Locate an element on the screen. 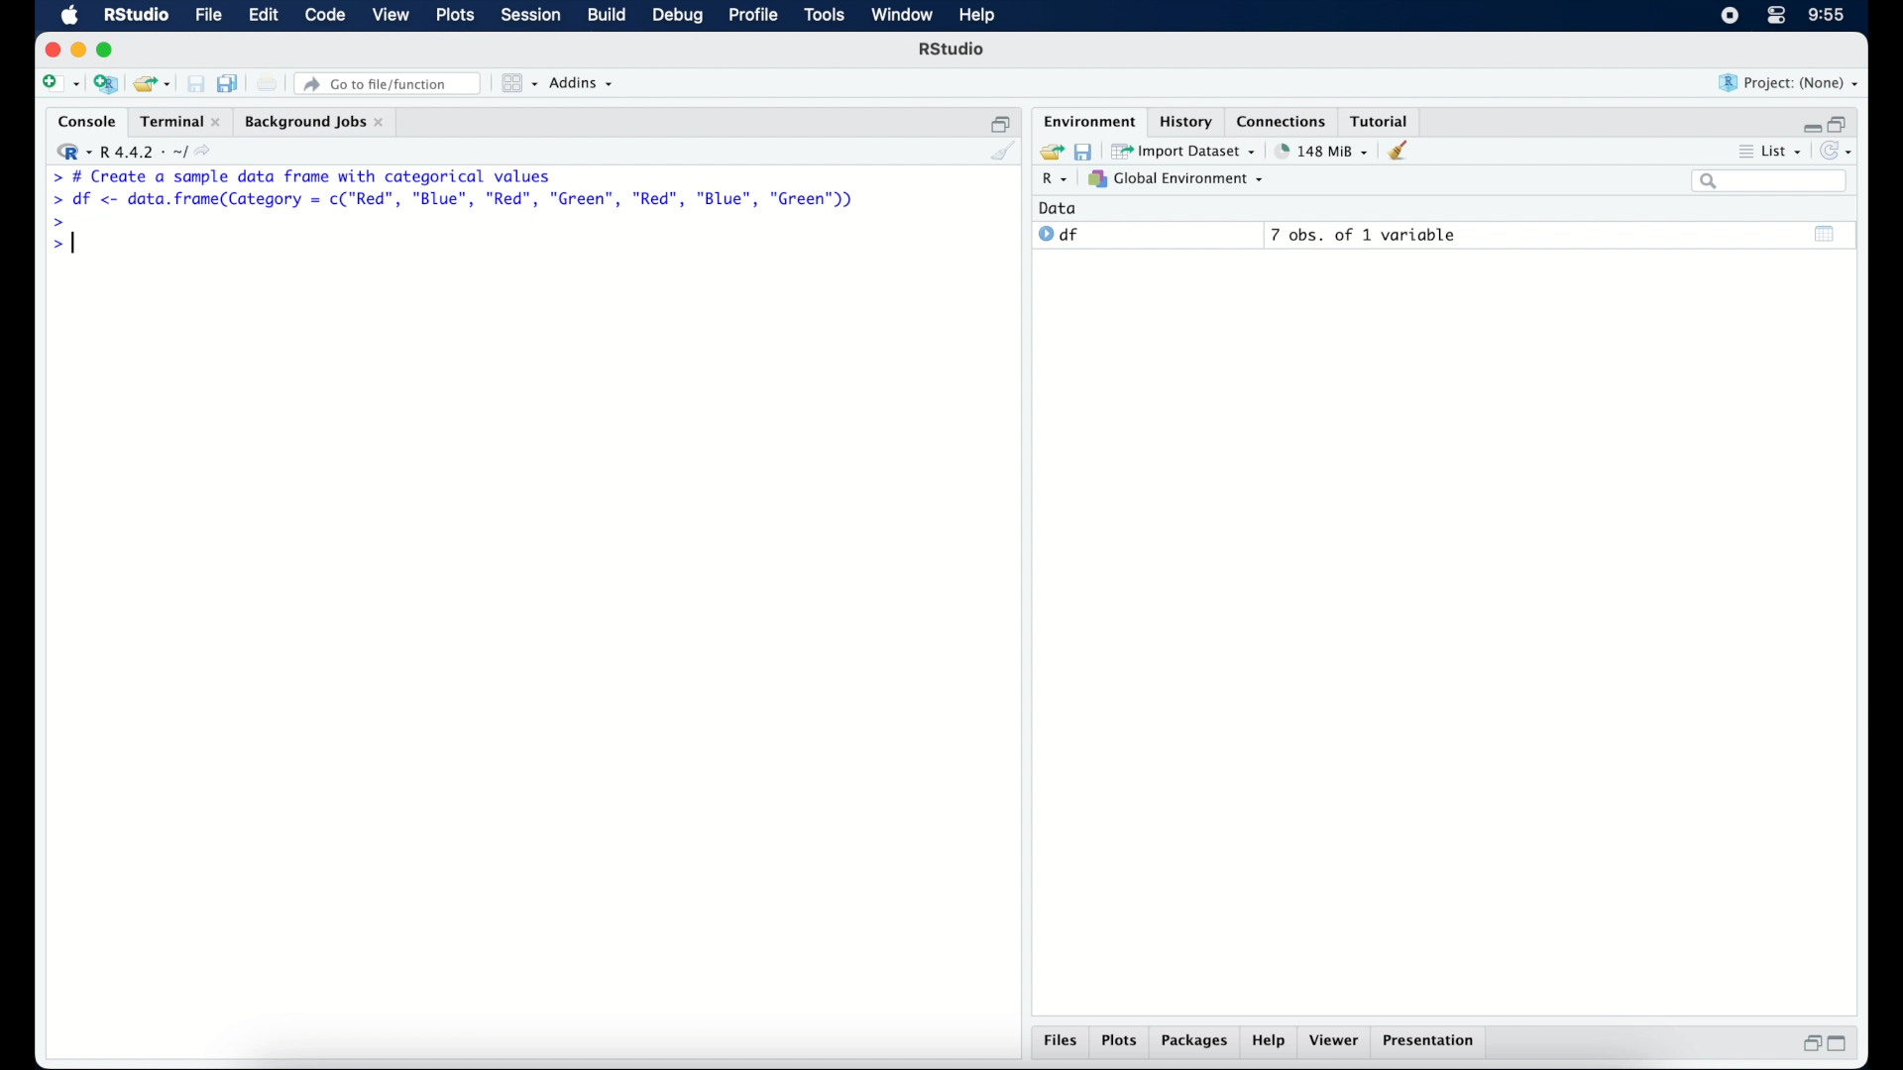 The image size is (1903, 1070). create a project is located at coordinates (107, 84).